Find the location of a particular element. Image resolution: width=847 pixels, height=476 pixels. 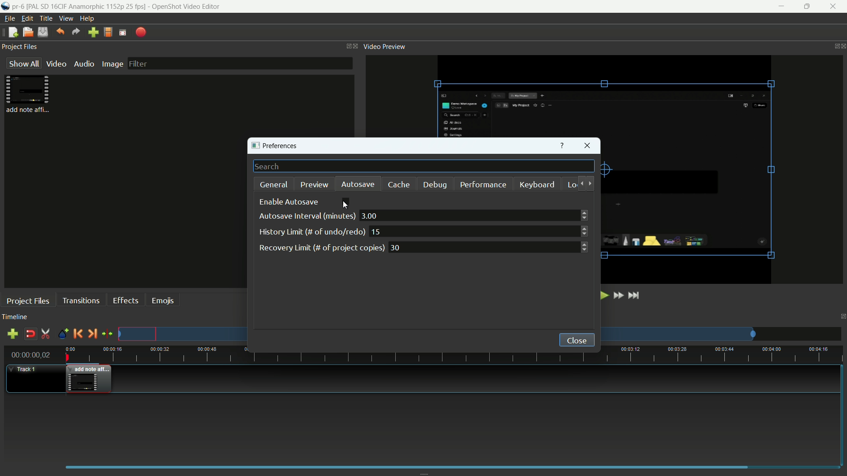

close window is located at coordinates (587, 145).